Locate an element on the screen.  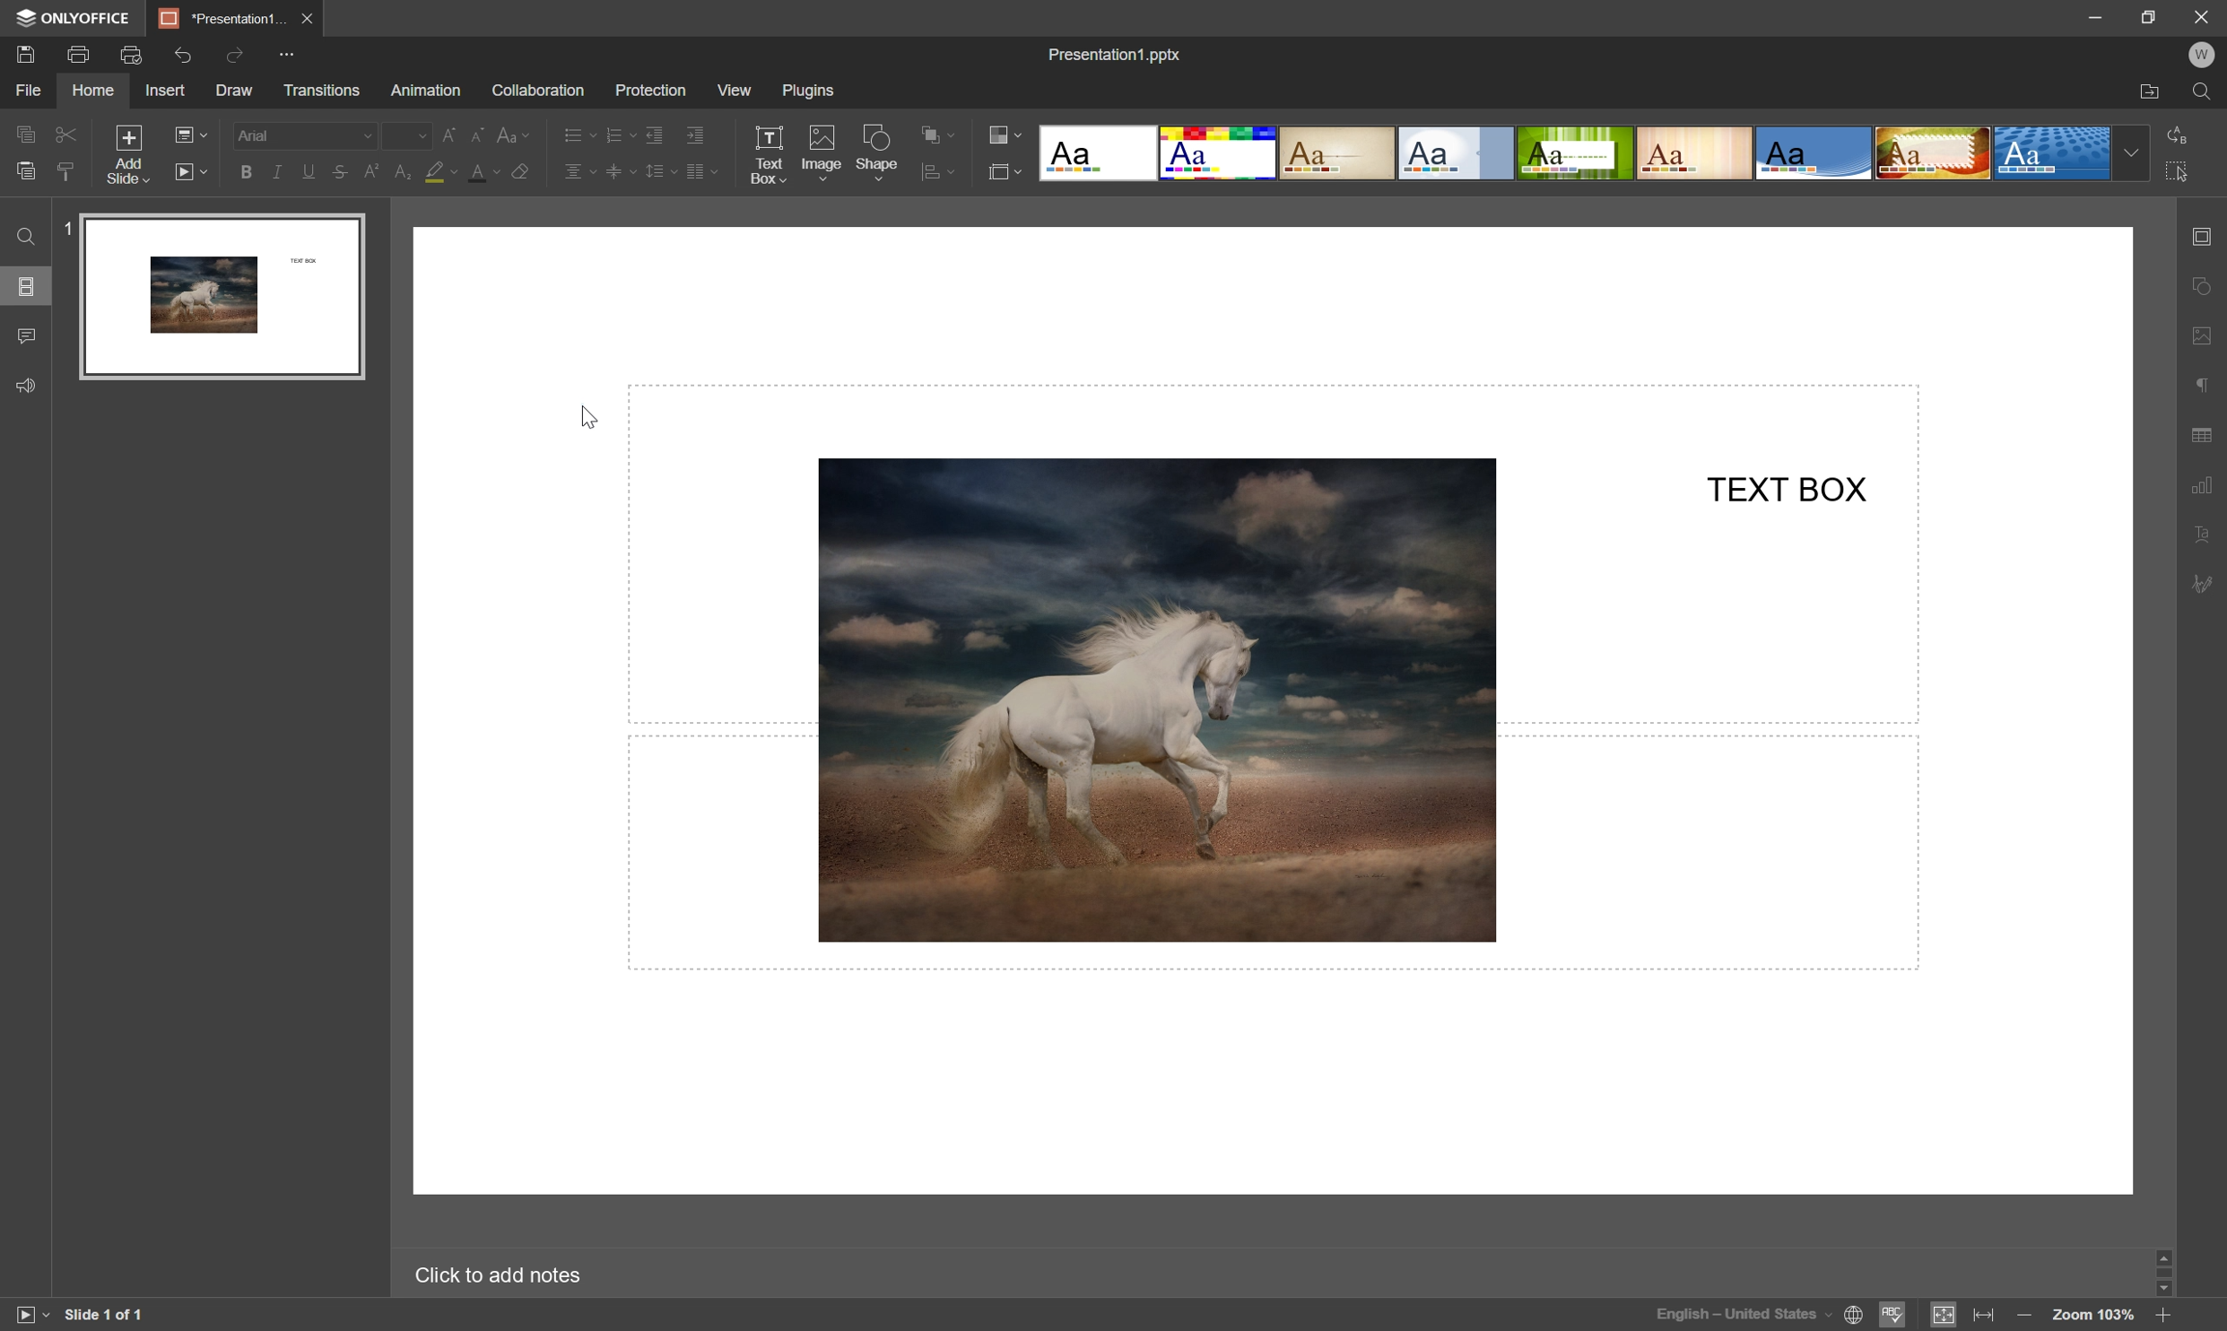
click to add notes is located at coordinates (497, 1277).